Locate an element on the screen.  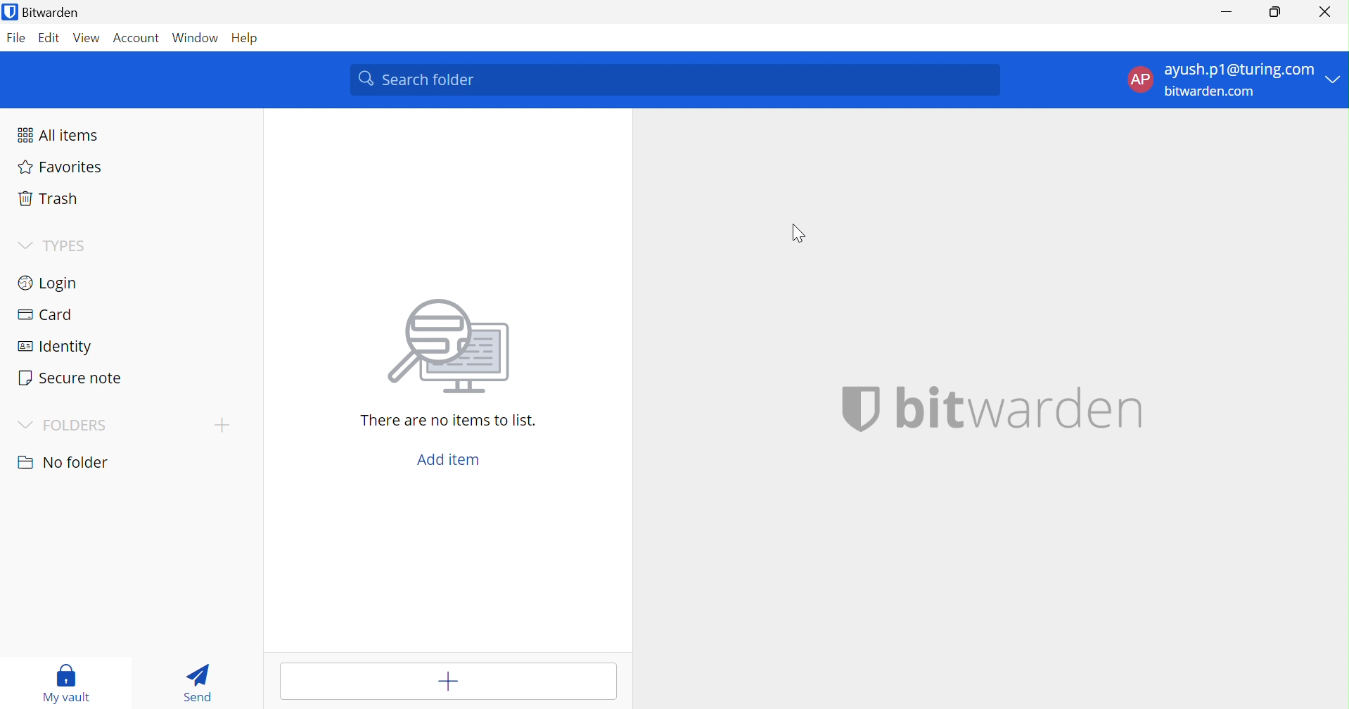
Send is located at coordinates (204, 682).